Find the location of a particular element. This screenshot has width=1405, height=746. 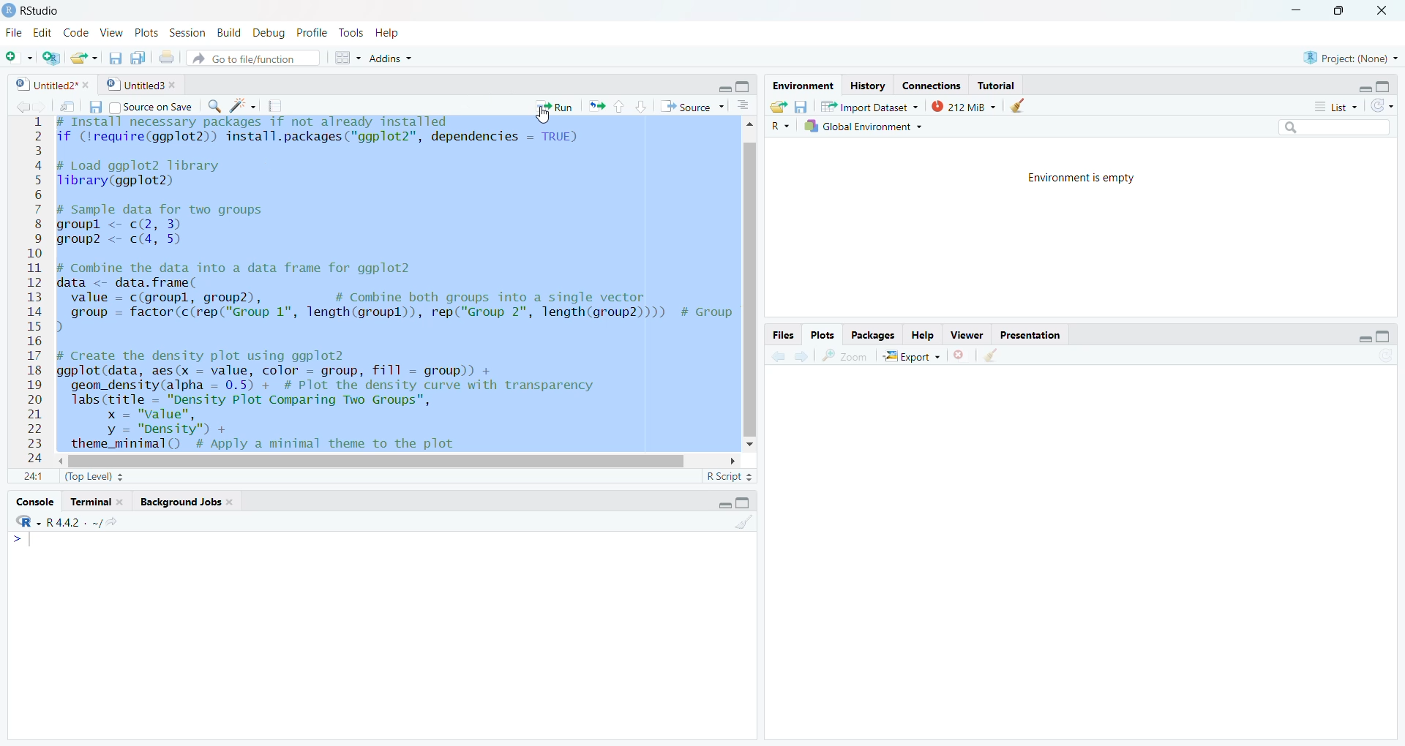

next is located at coordinates (803, 356).